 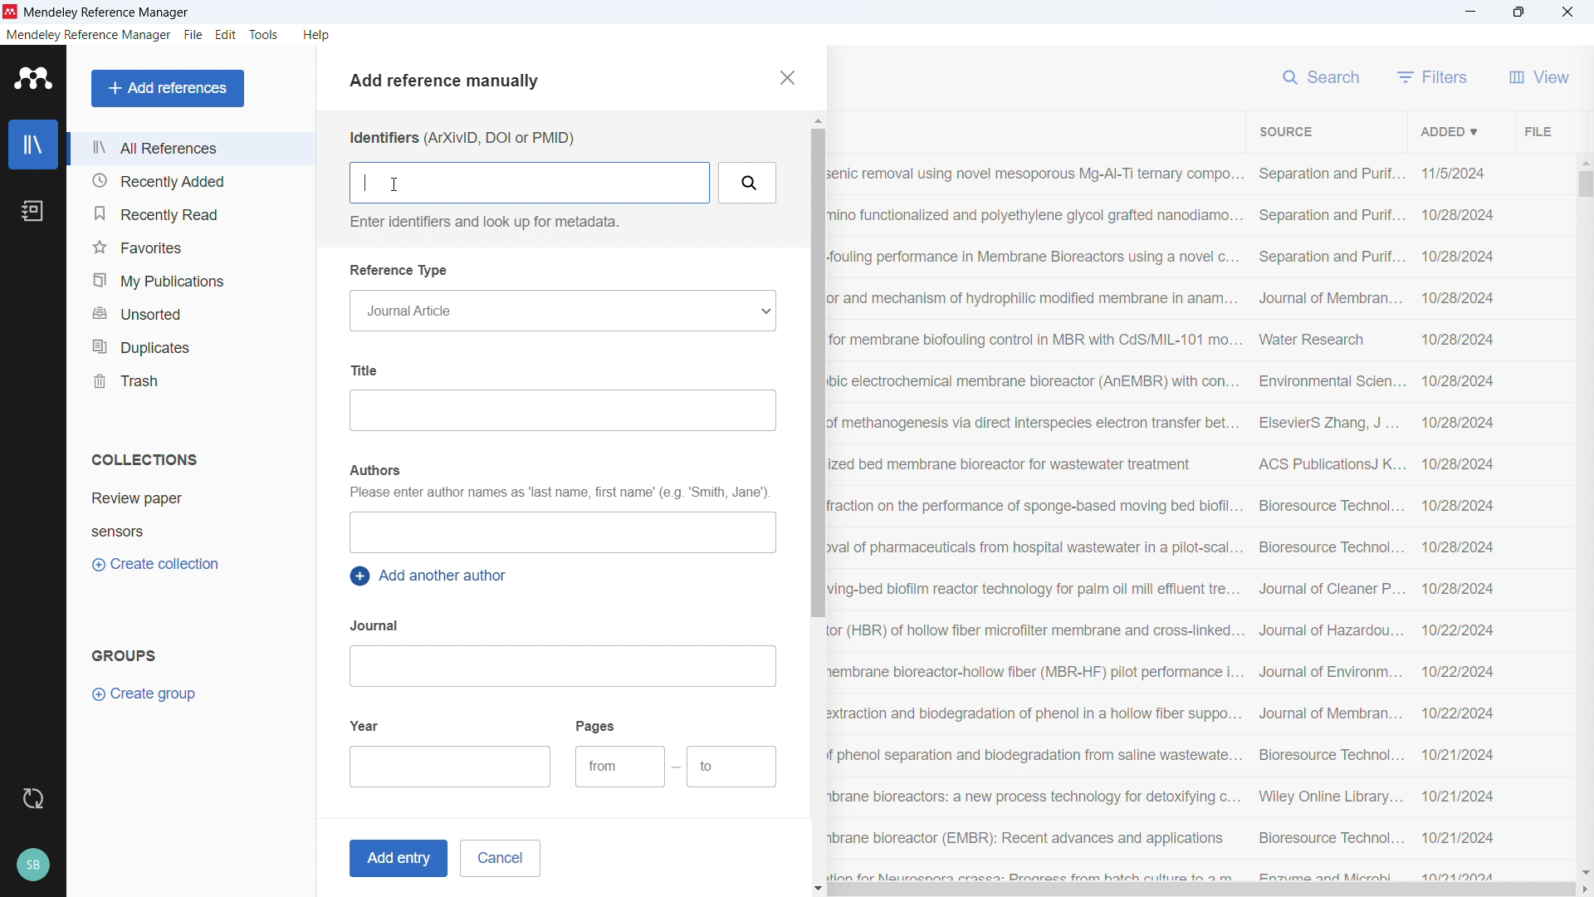 I want to click on Add year of publication , so click(x=452, y=767).